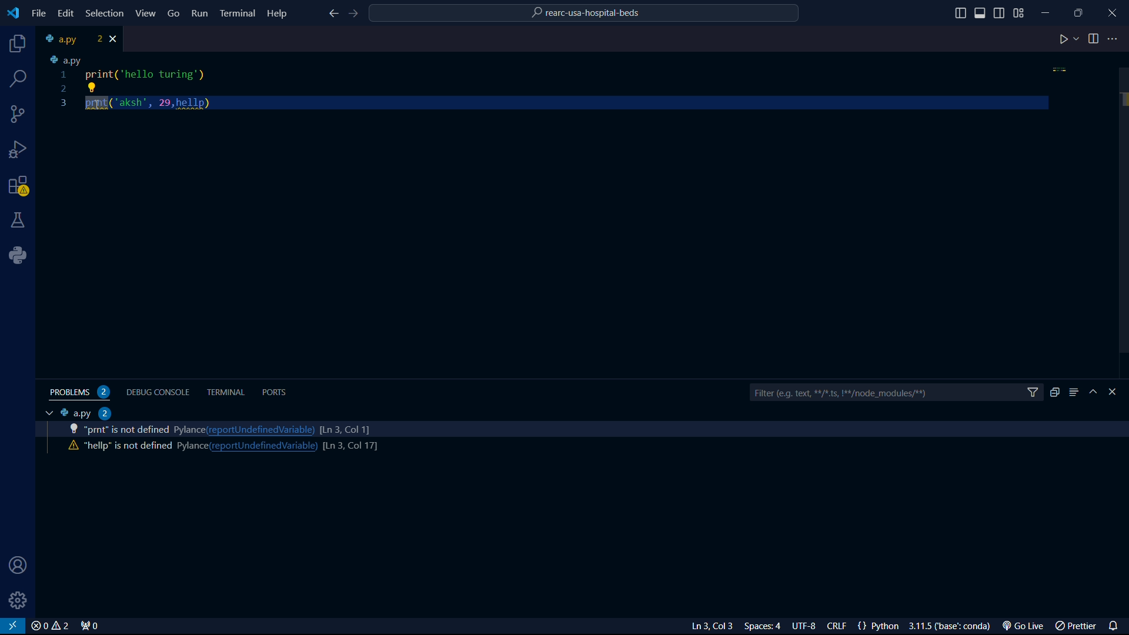 The image size is (1129, 635). Describe the element at coordinates (585, 15) in the screenshot. I see `rearc-usa-hospital-beds` at that location.